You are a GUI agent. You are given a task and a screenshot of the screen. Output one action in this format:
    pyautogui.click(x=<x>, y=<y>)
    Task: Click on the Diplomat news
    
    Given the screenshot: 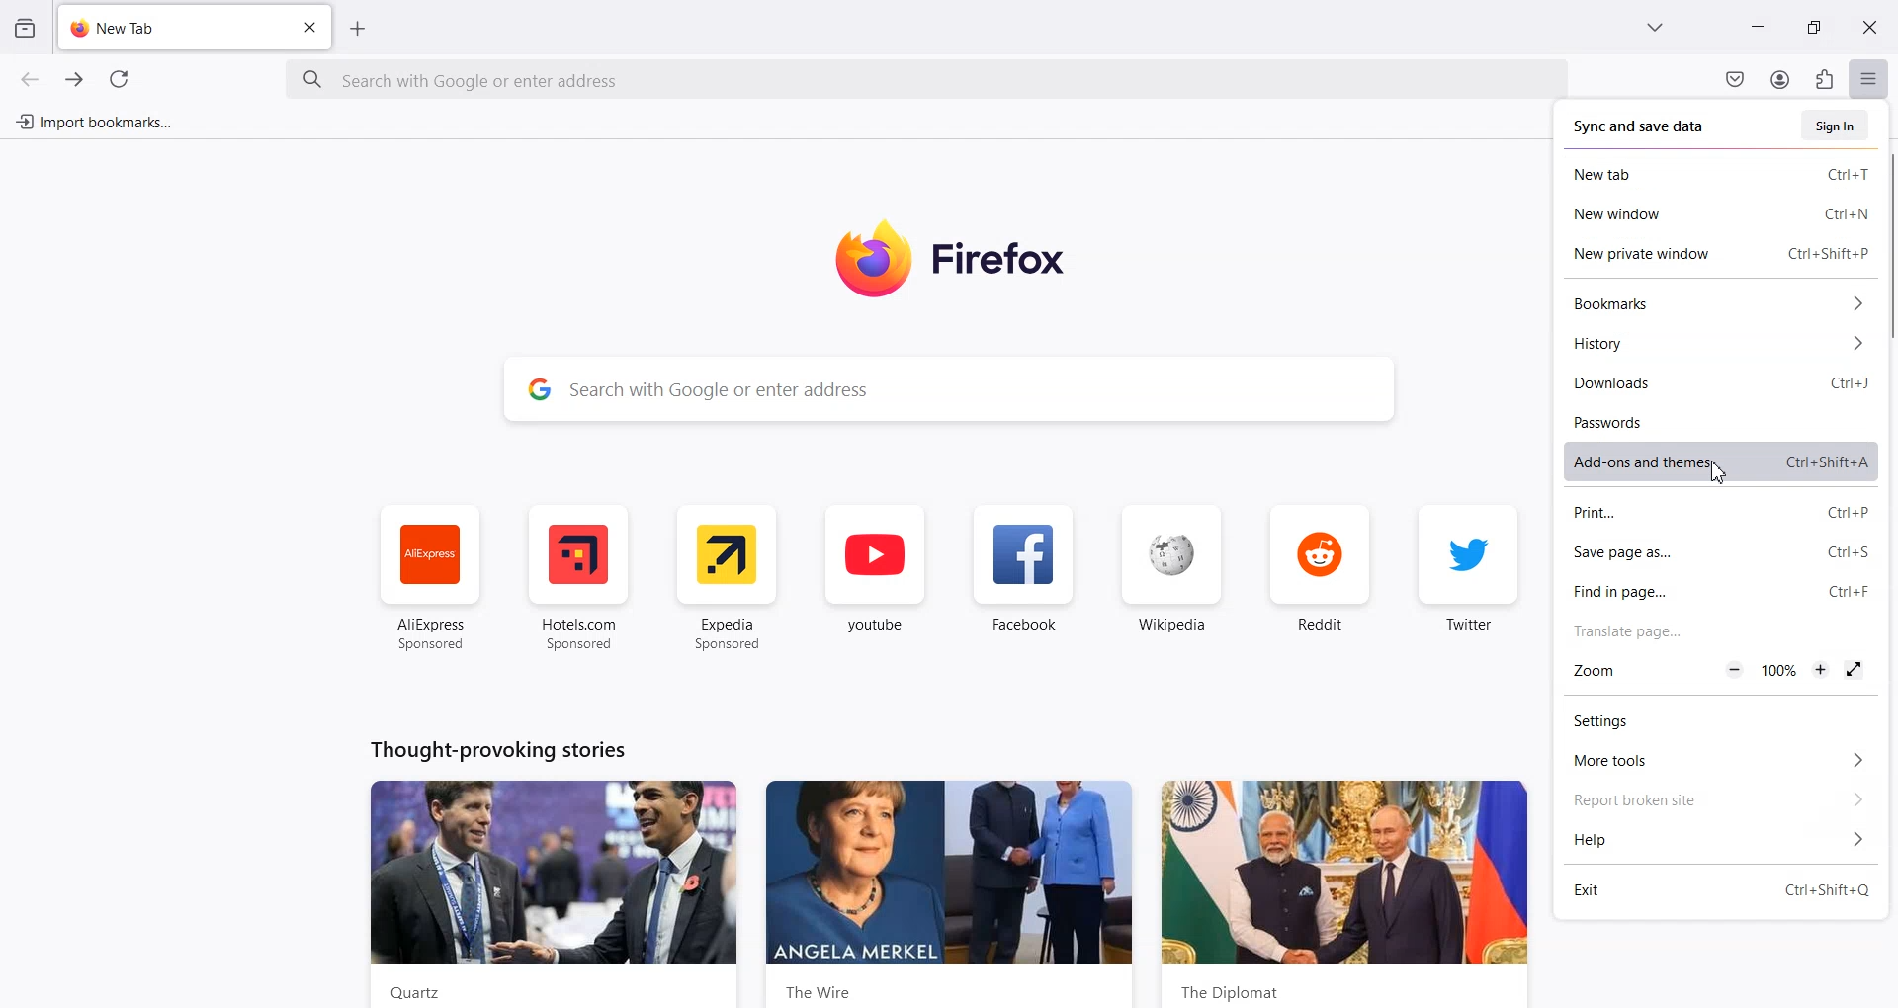 What is the action you would take?
    pyautogui.click(x=1347, y=887)
    